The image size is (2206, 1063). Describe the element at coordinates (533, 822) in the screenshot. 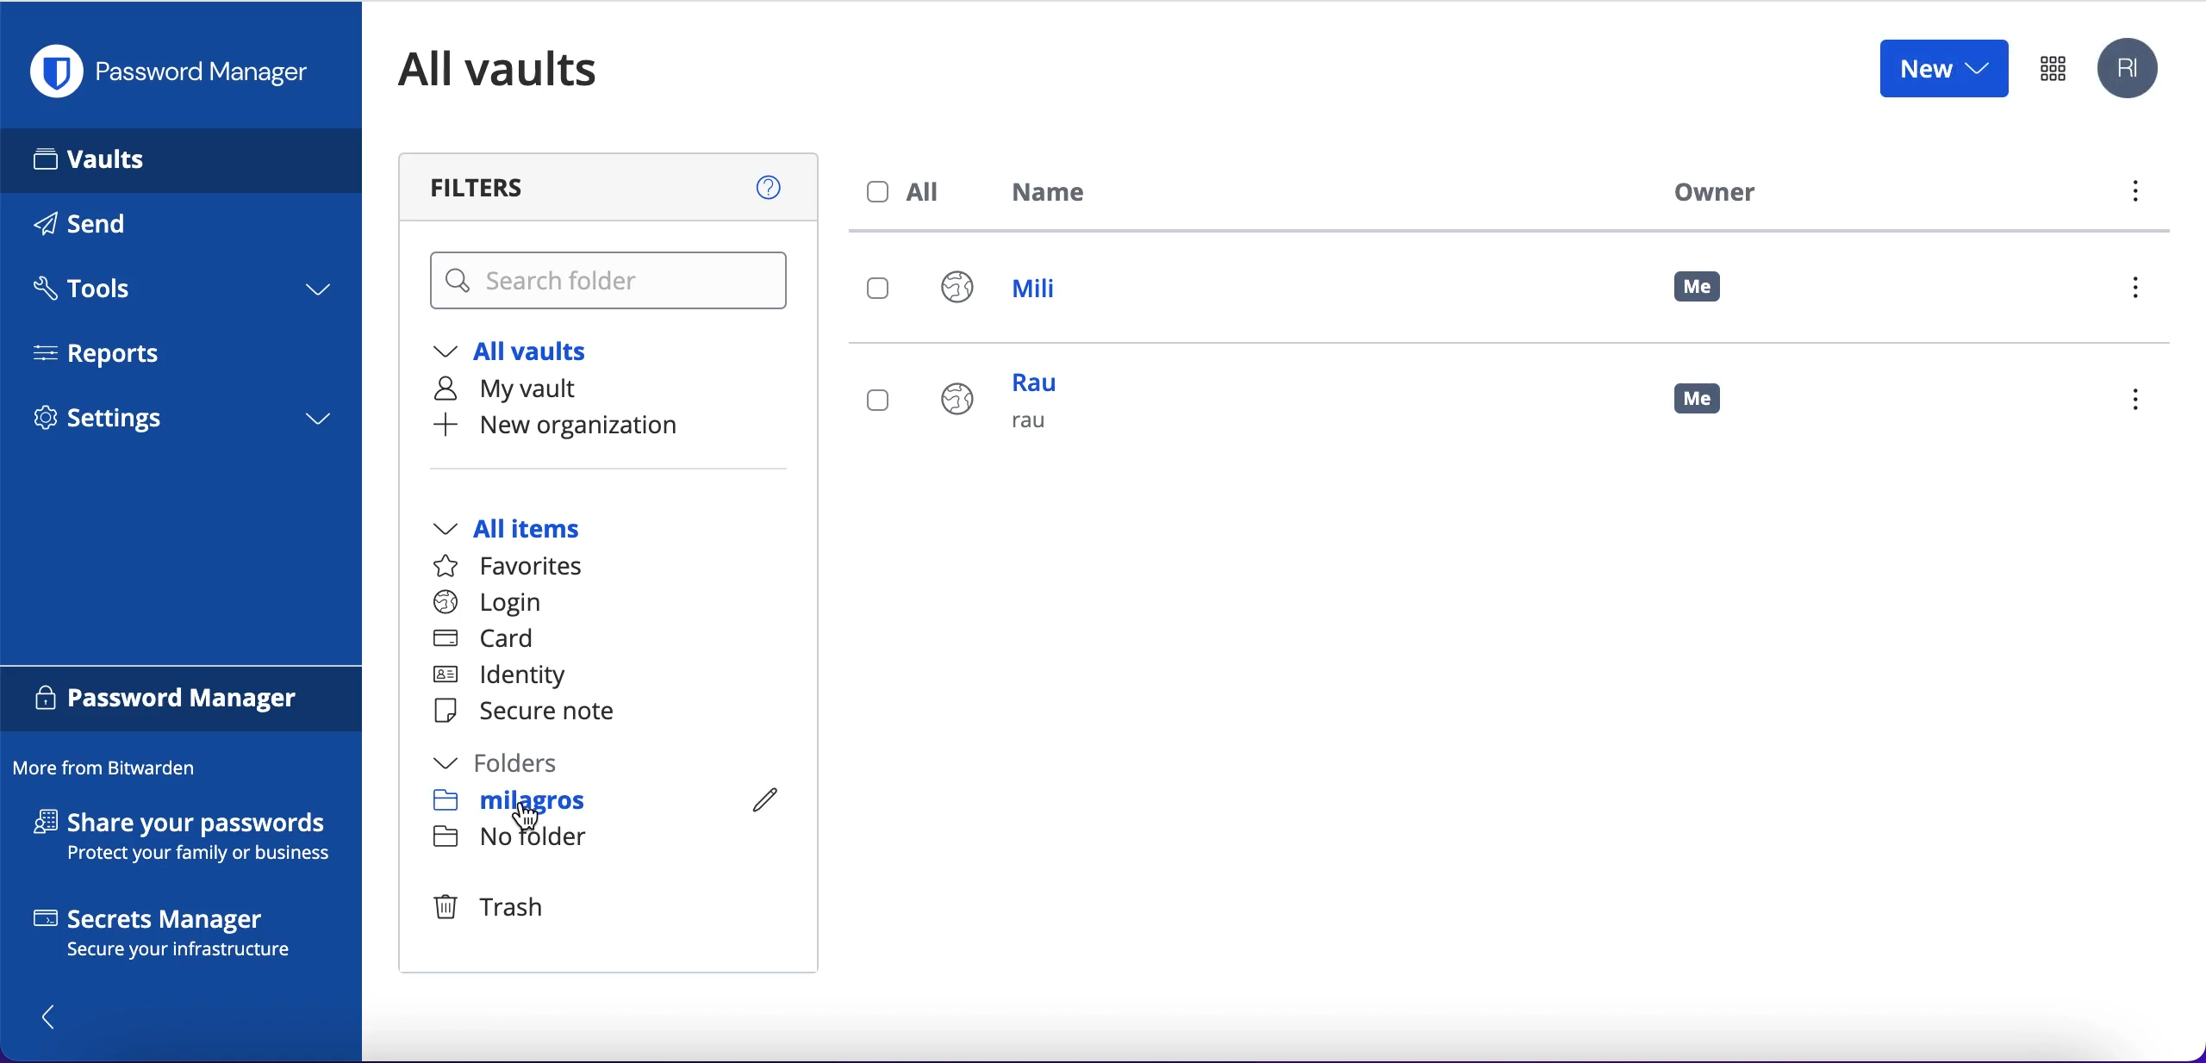

I see `cursor` at that location.